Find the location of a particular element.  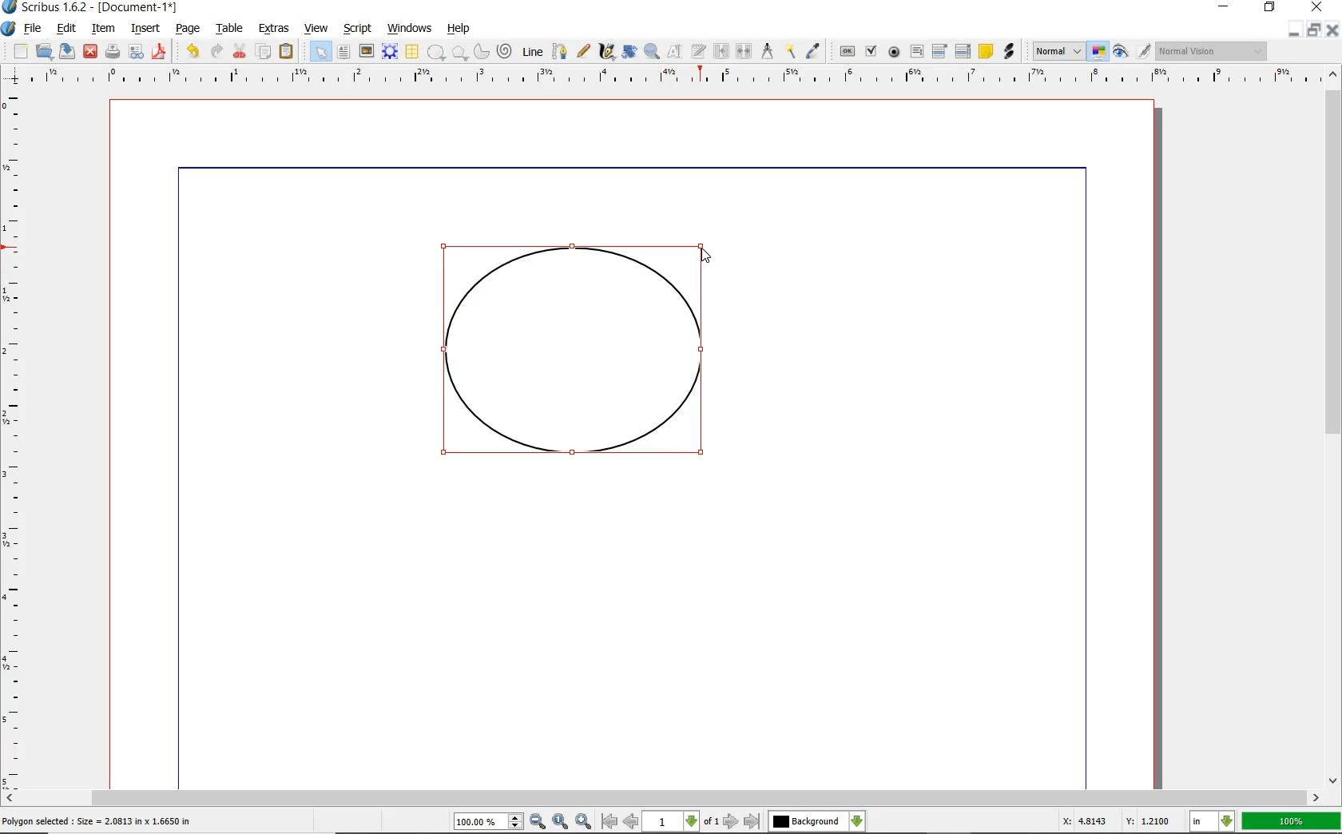

RULER is located at coordinates (14, 443).